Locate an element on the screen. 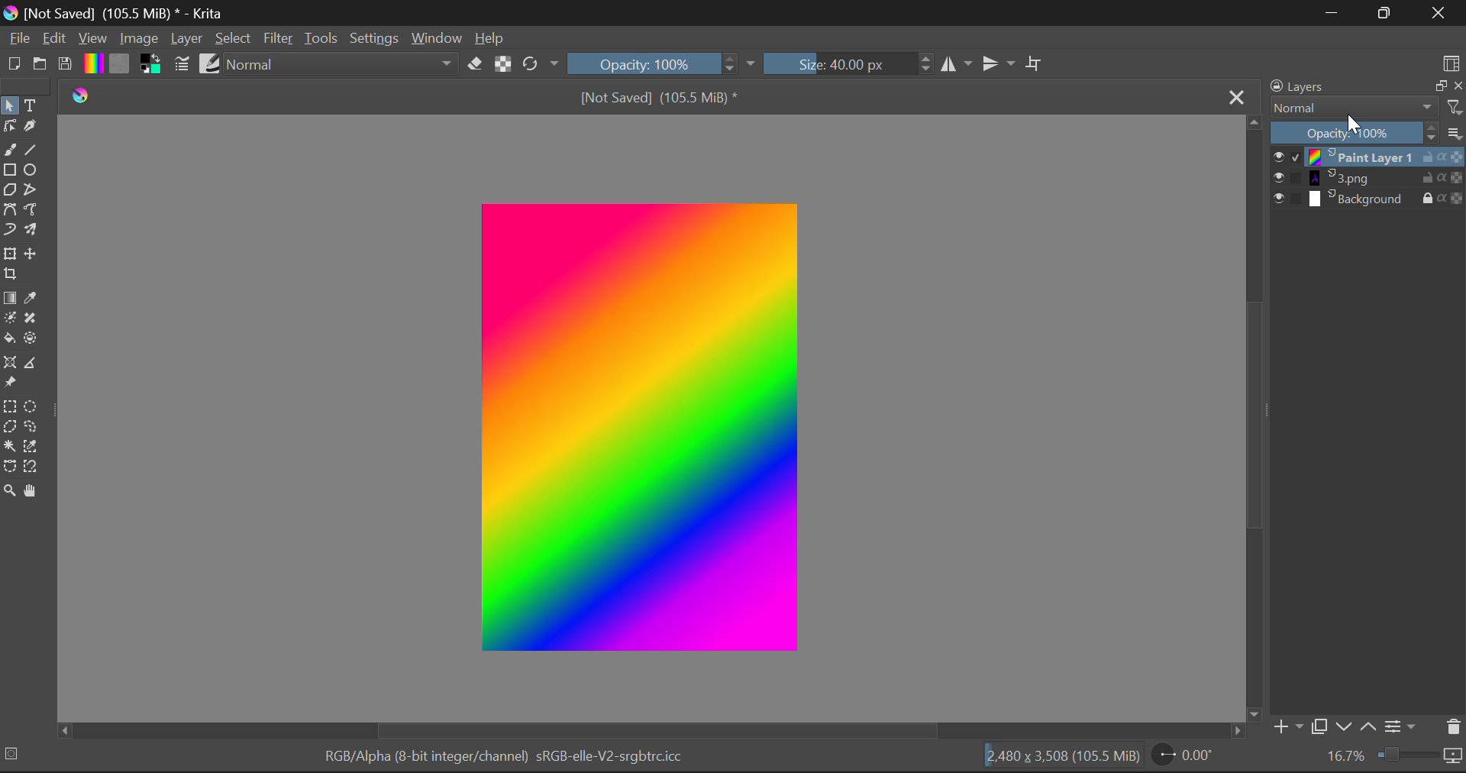 The width and height of the screenshot is (1466, 773). Polygon Selection is located at coordinates (10, 427).